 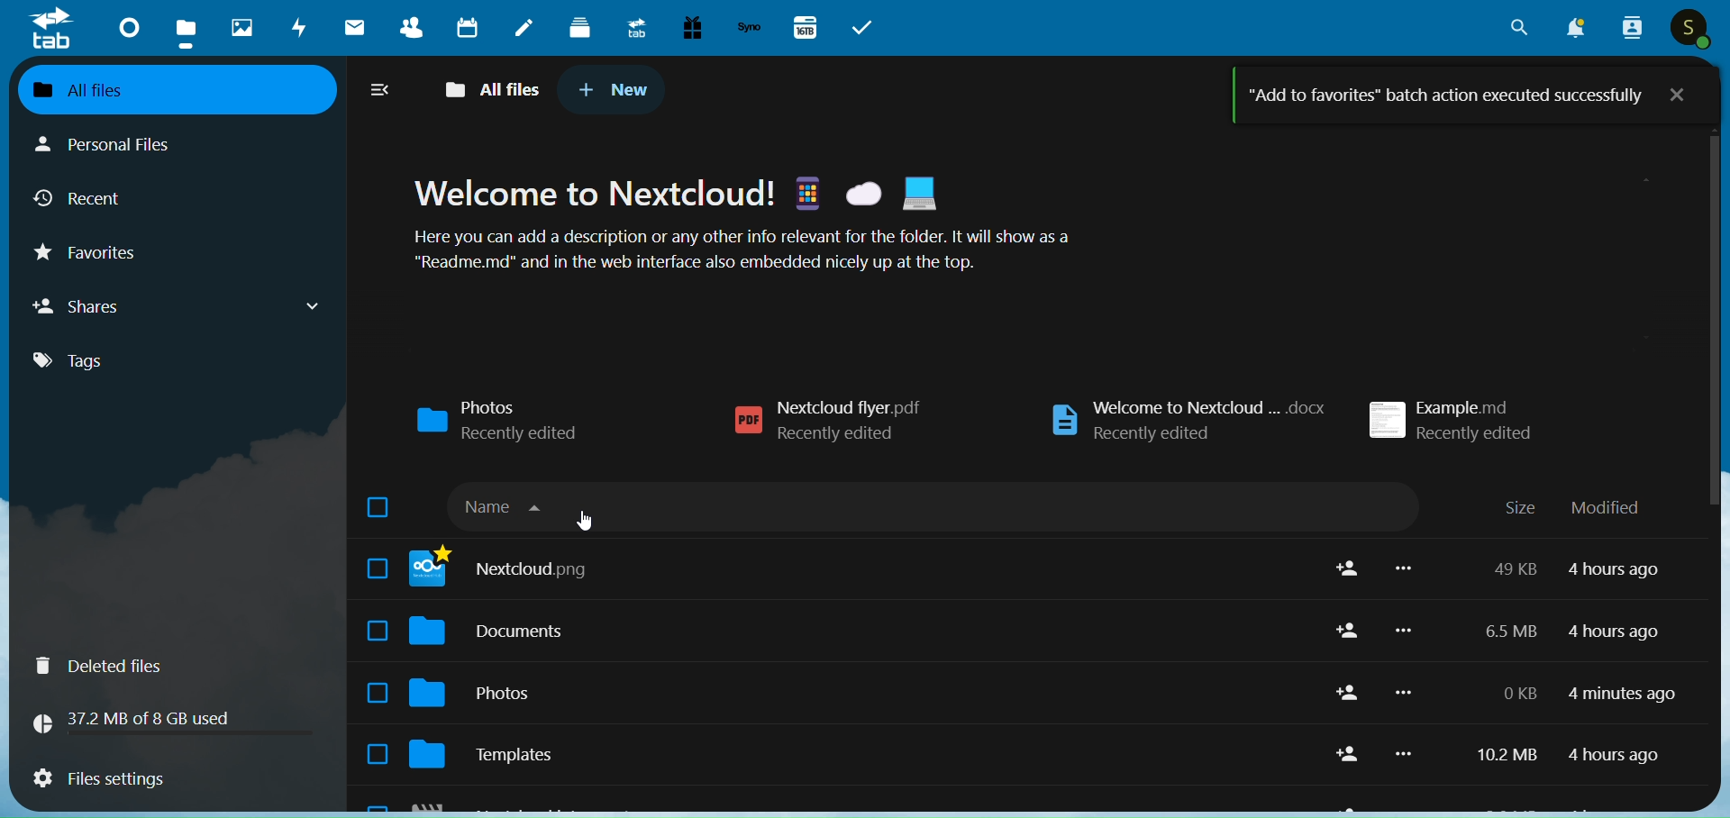 What do you see at coordinates (177, 666) in the screenshot?
I see `Deleted files` at bounding box center [177, 666].